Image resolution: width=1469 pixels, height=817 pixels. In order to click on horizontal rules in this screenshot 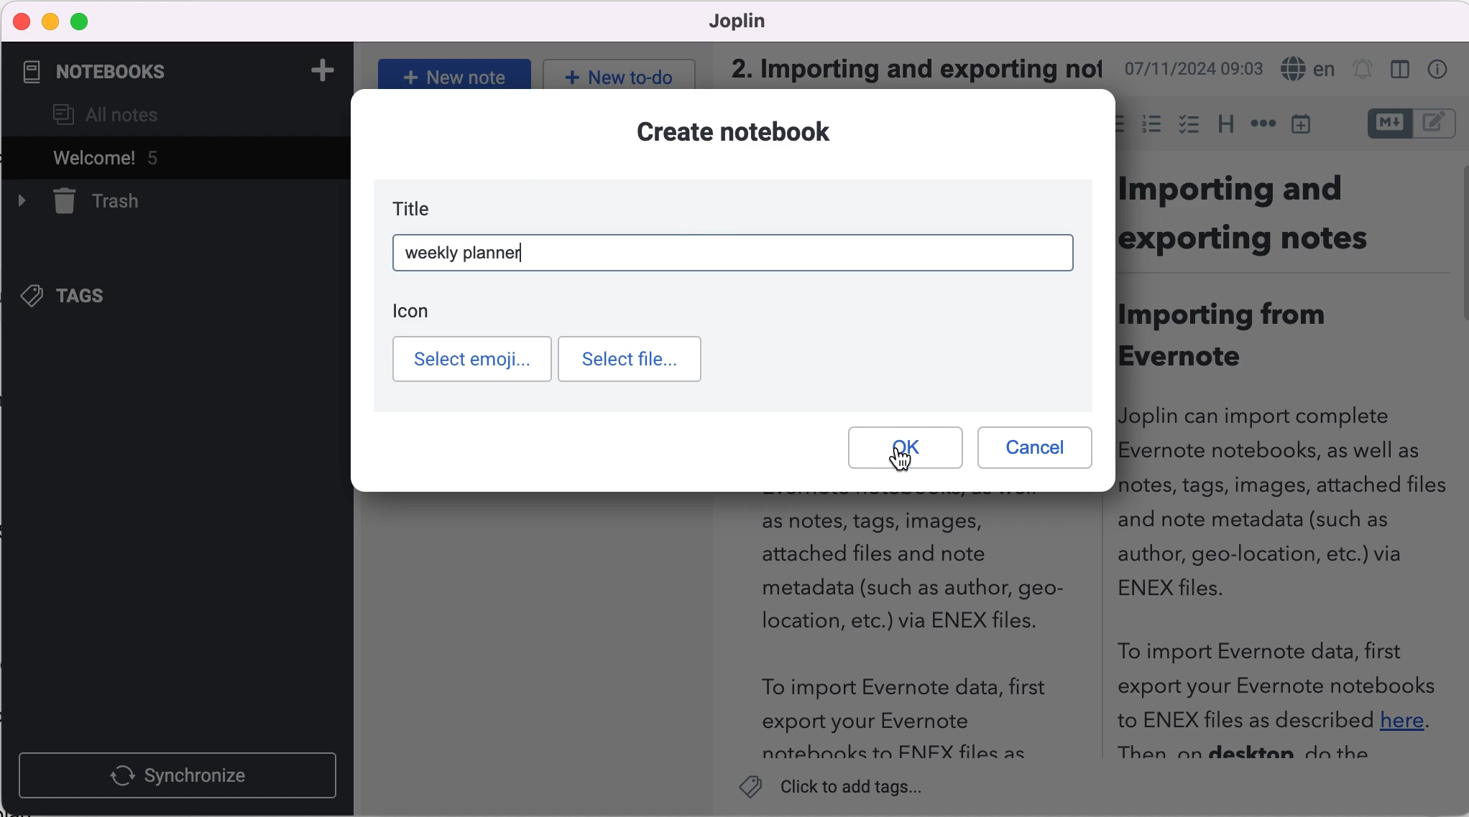, I will do `click(1261, 125)`.